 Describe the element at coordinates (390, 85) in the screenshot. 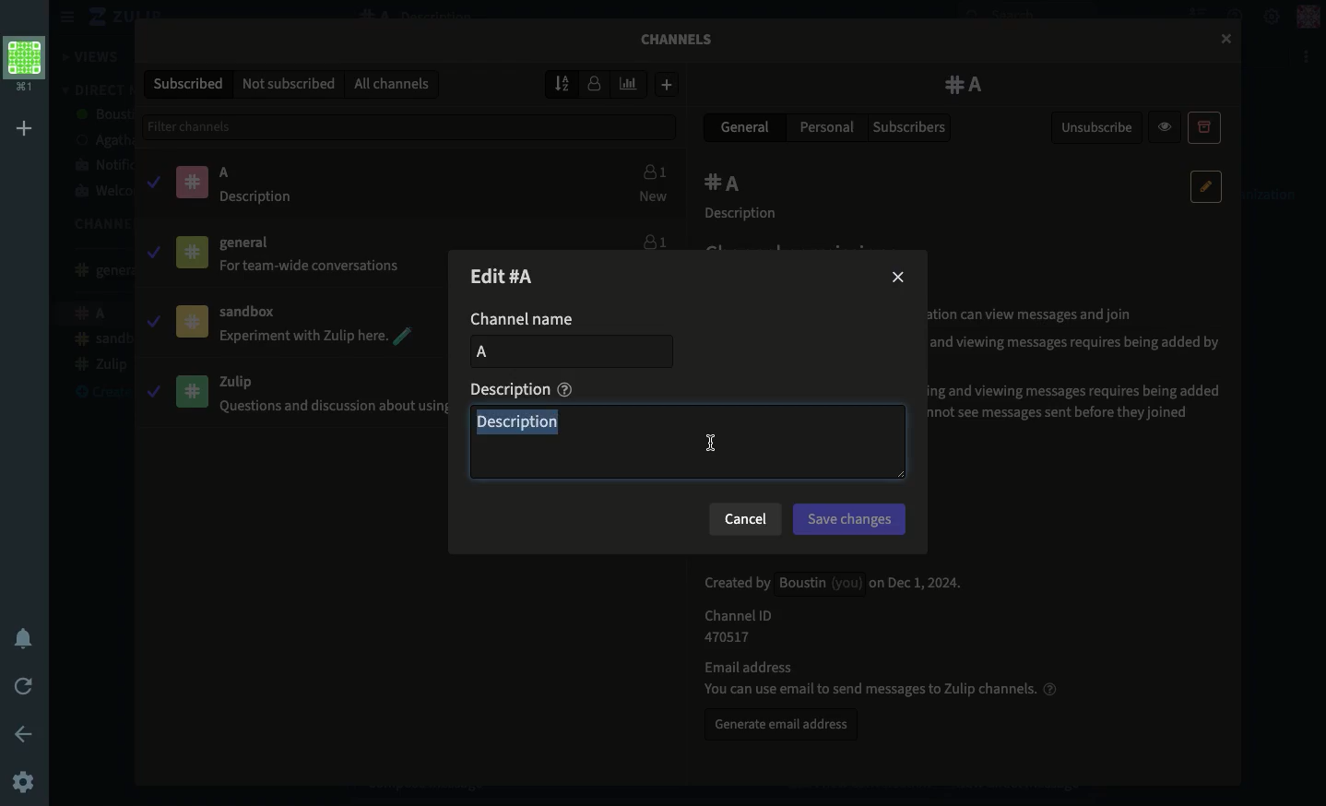

I see `All channels` at that location.